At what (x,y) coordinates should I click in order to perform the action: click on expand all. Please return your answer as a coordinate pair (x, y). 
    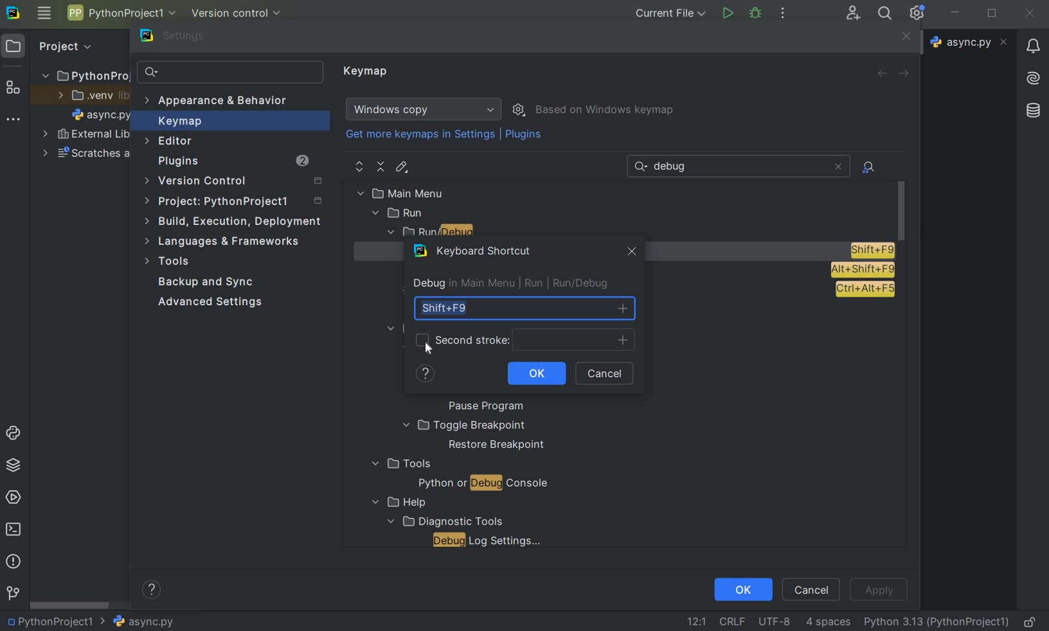
    Looking at the image, I should click on (360, 167).